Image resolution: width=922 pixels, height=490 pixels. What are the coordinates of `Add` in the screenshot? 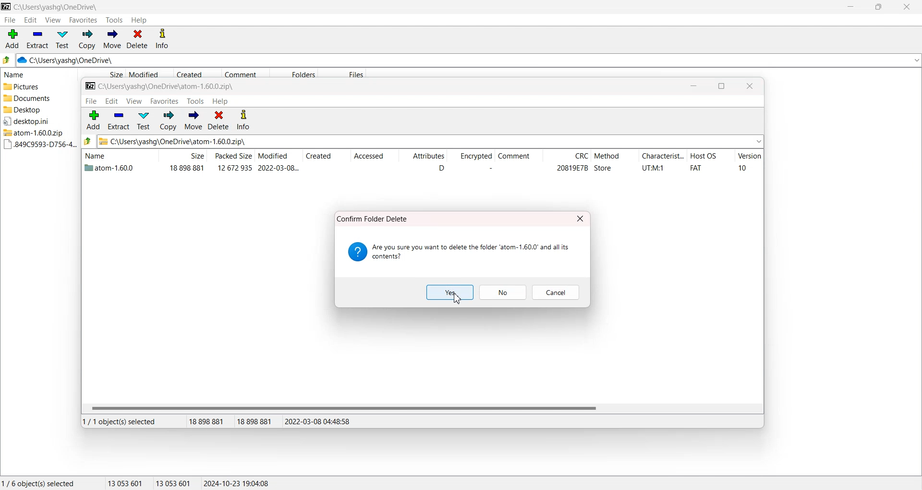 It's located at (12, 39).